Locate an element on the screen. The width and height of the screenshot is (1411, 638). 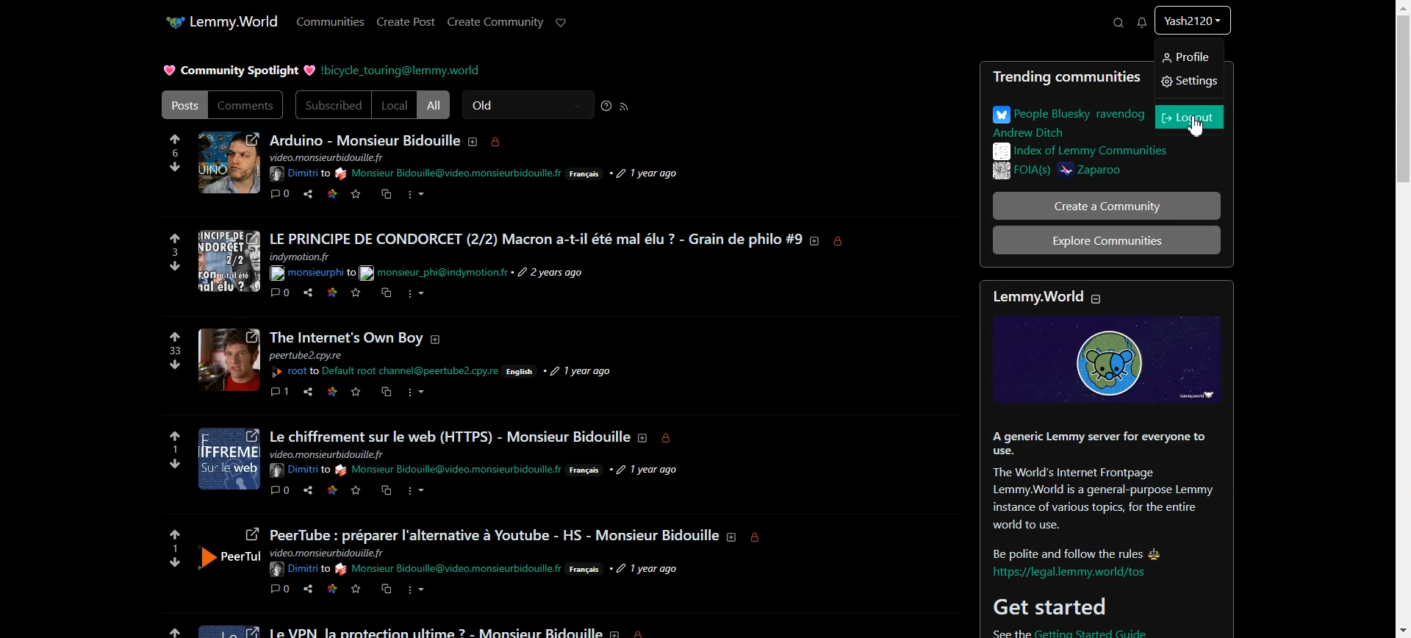
Comments is located at coordinates (248, 104).